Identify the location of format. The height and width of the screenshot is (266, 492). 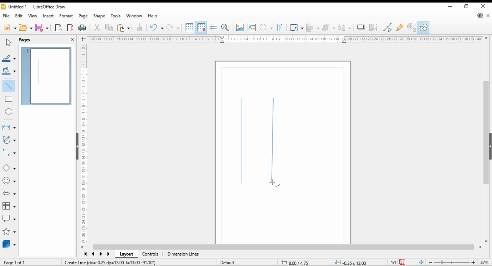
(66, 15).